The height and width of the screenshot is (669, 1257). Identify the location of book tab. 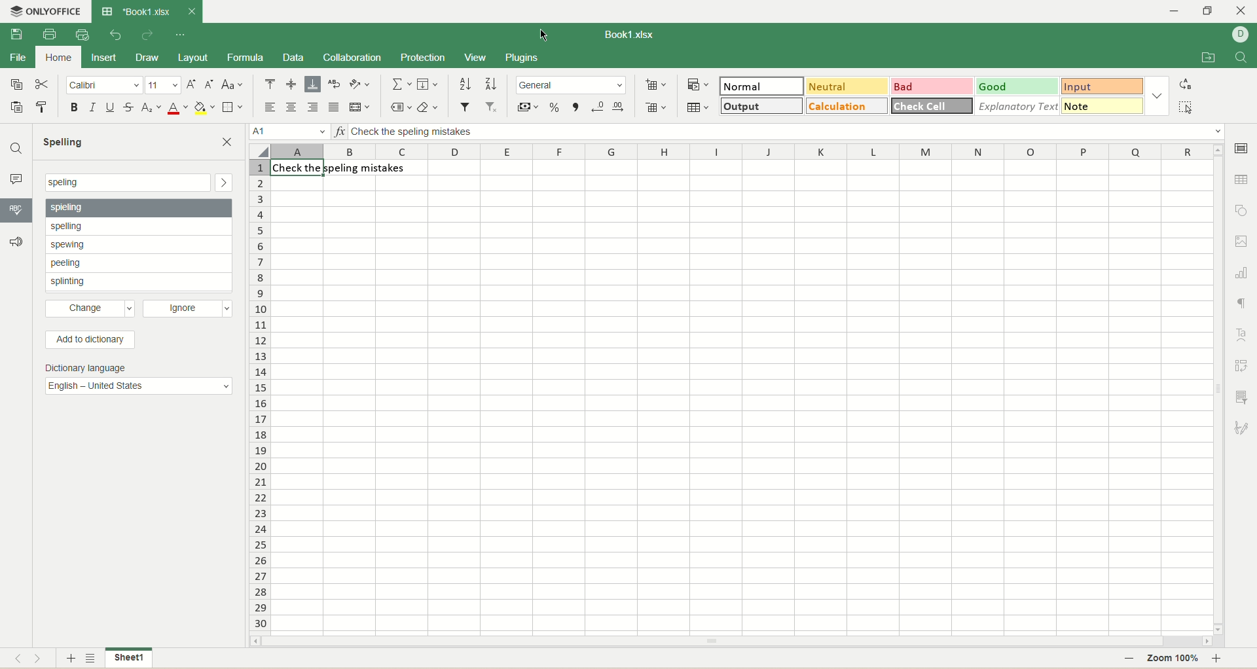
(137, 12).